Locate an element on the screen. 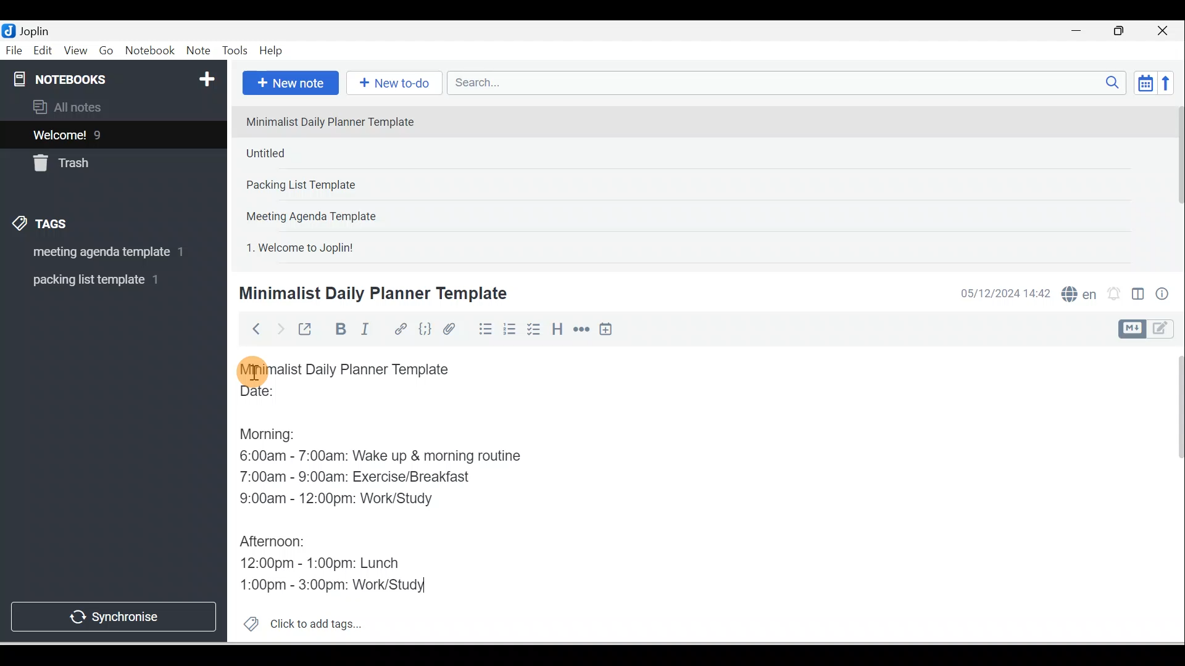  Bulleted list is located at coordinates (483, 329).